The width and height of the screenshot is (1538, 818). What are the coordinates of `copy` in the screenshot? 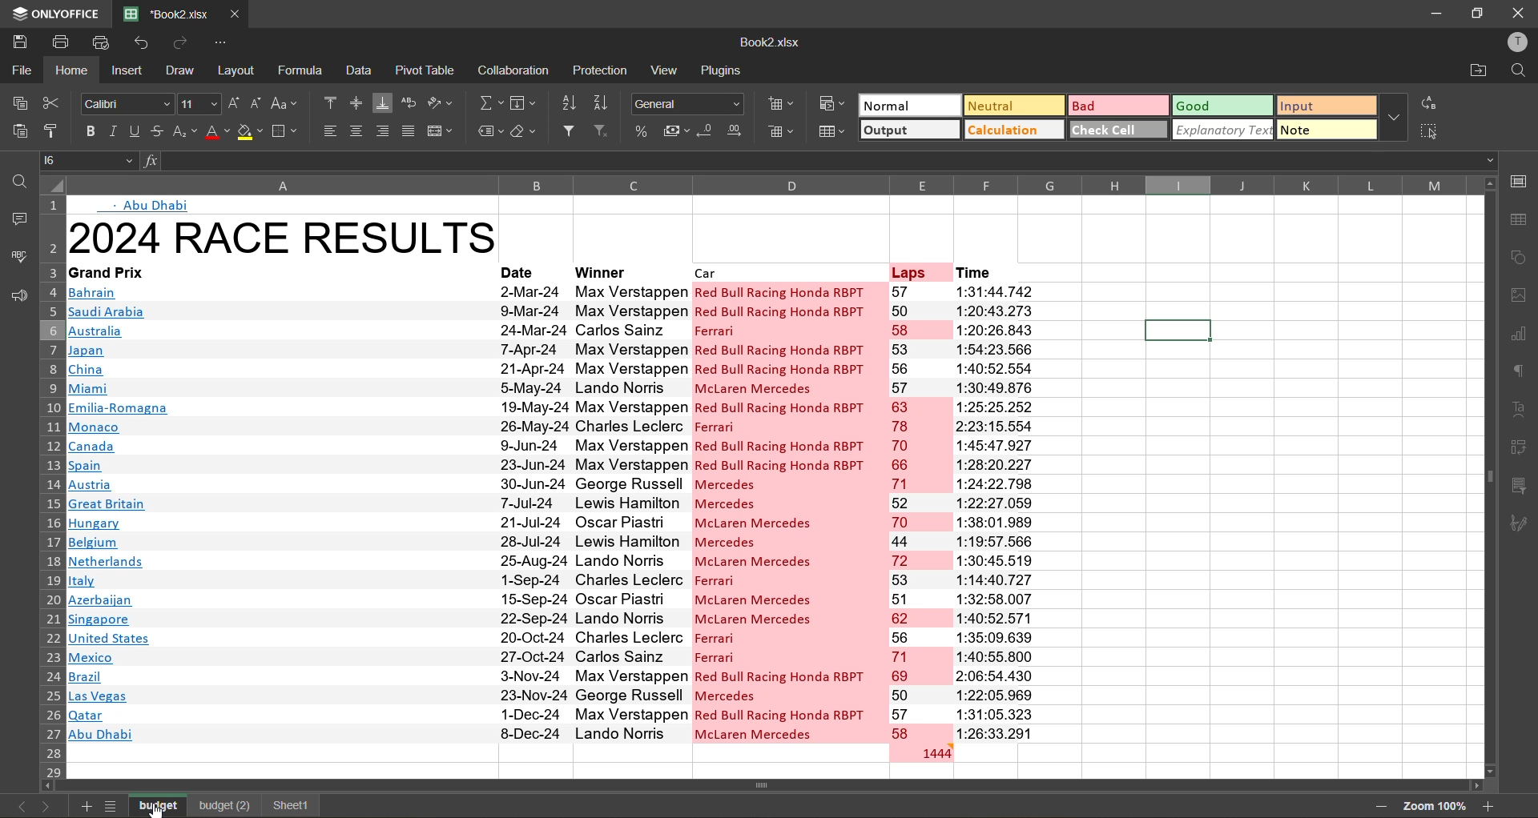 It's located at (21, 103).